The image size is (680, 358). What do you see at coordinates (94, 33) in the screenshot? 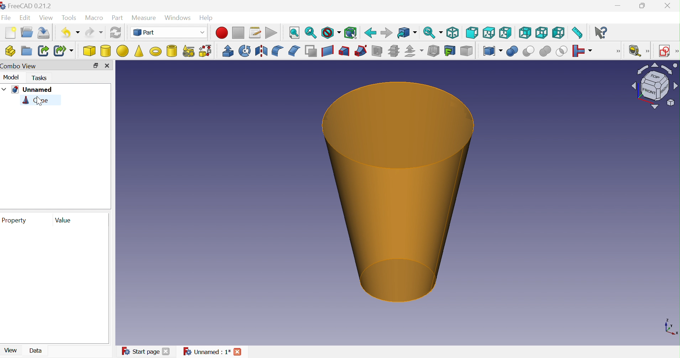
I see `Redo` at bounding box center [94, 33].